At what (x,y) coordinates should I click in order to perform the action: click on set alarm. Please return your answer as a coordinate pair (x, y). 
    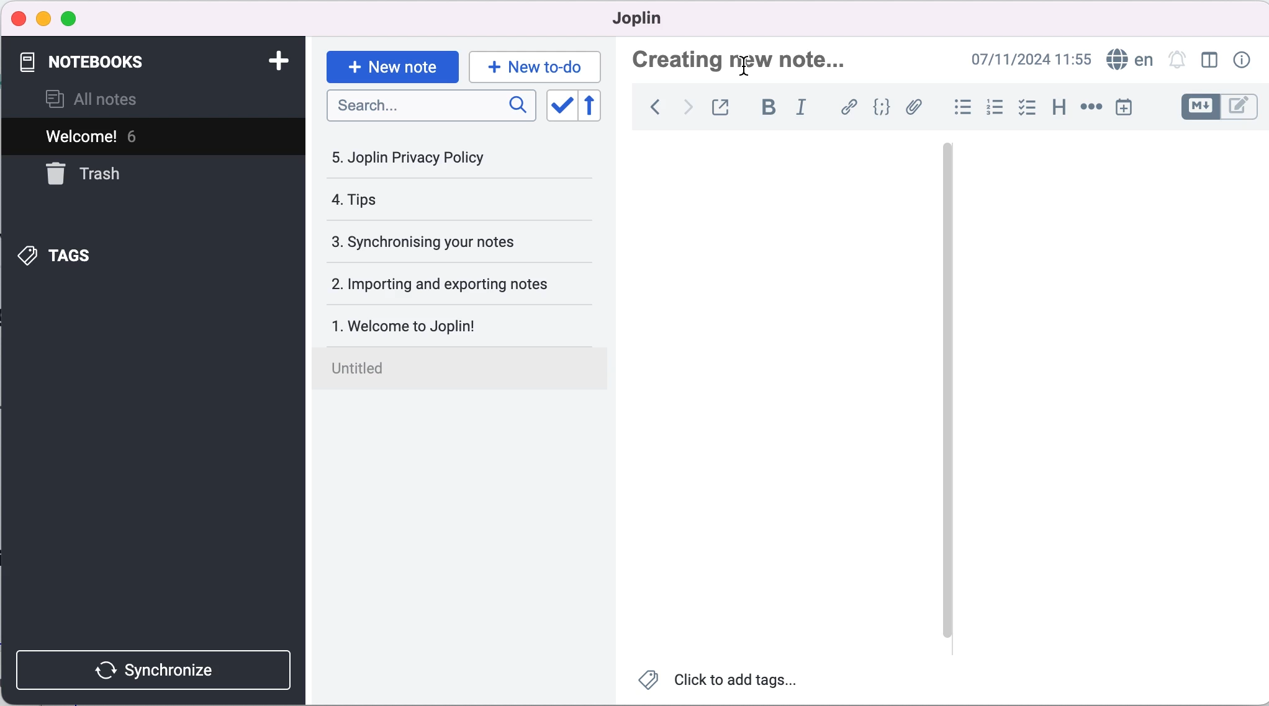
    Looking at the image, I should click on (1177, 61).